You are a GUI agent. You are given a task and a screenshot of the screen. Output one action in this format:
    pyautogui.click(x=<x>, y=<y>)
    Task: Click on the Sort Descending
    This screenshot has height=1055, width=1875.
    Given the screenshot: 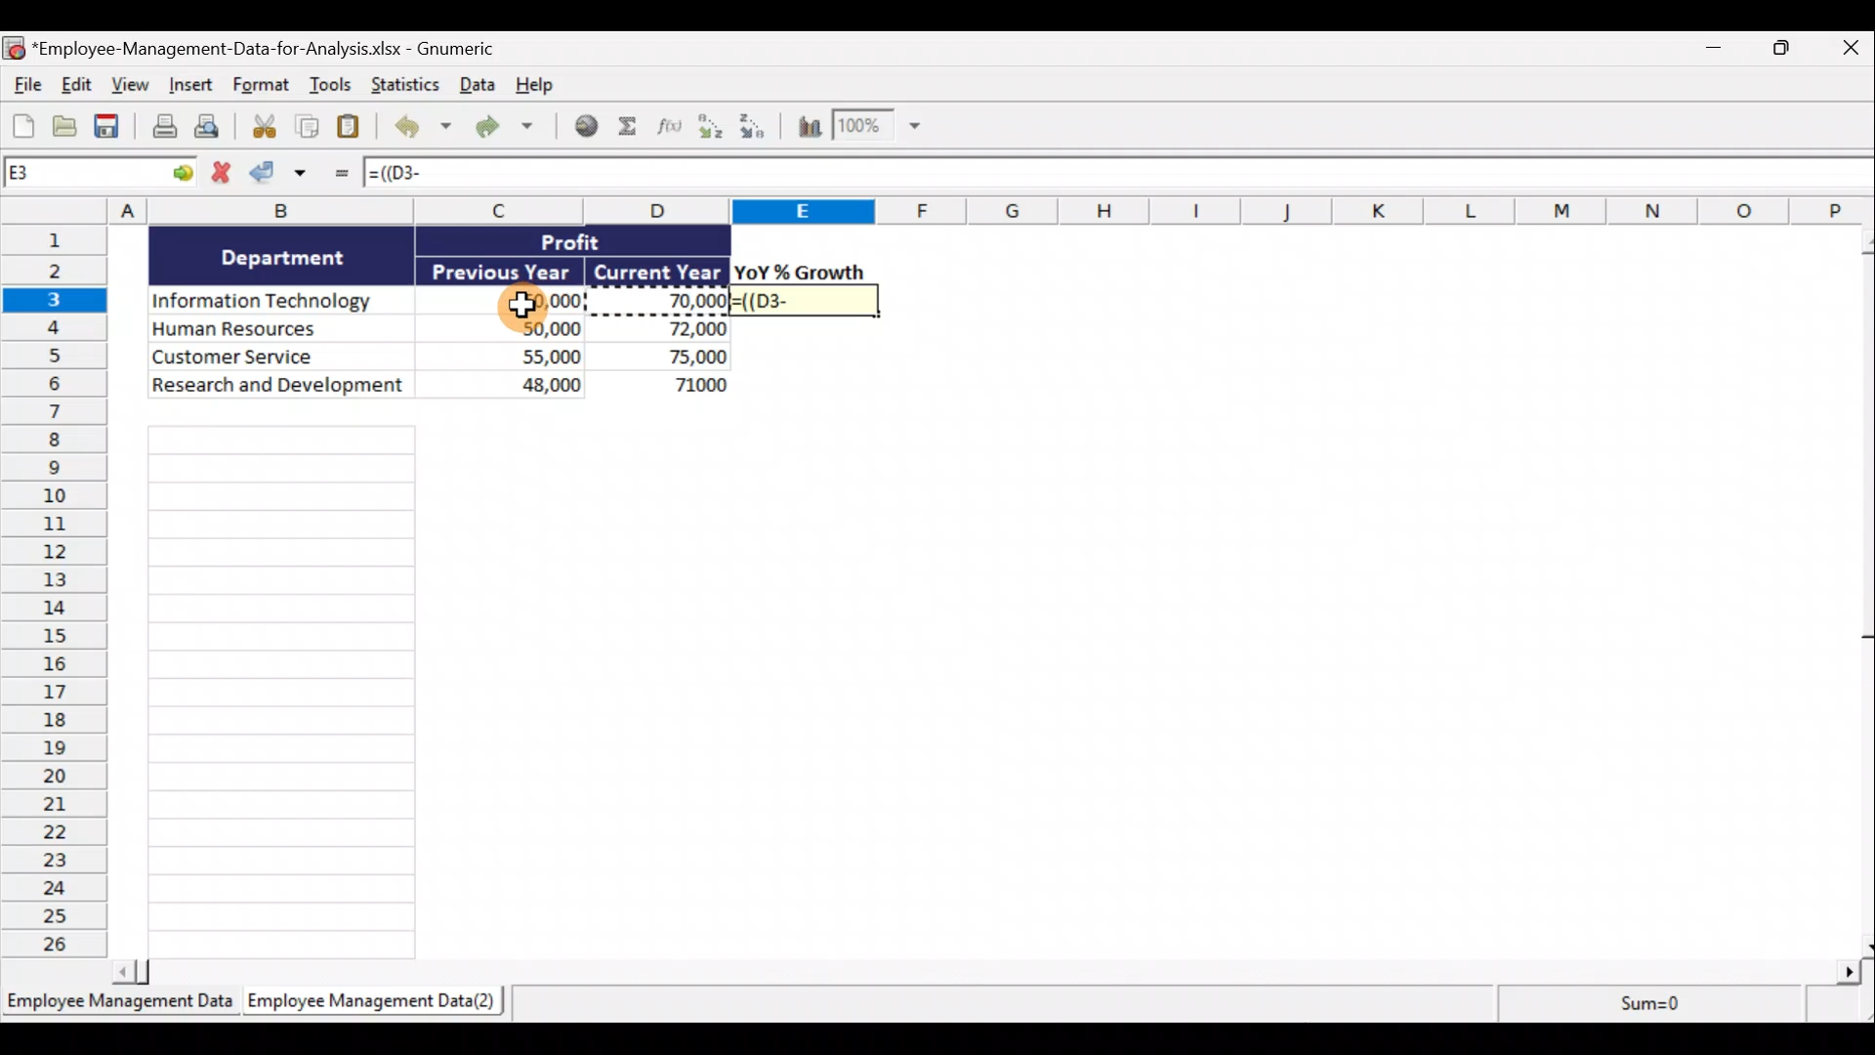 What is the action you would take?
    pyautogui.click(x=756, y=129)
    